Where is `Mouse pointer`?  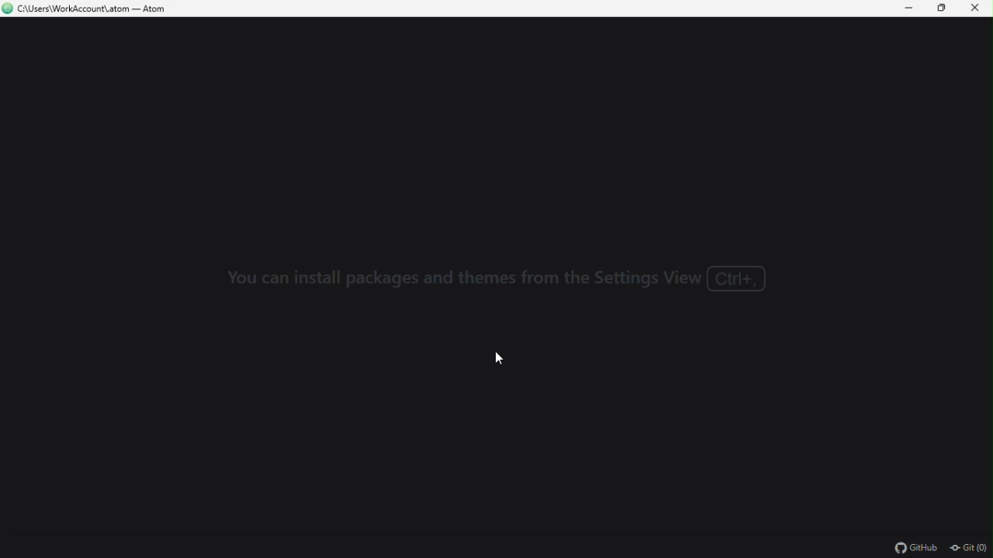 Mouse pointer is located at coordinates (502, 360).